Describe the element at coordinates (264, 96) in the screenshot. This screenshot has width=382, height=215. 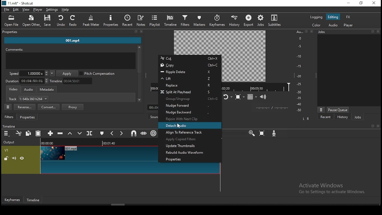
I see `show volume control` at that location.